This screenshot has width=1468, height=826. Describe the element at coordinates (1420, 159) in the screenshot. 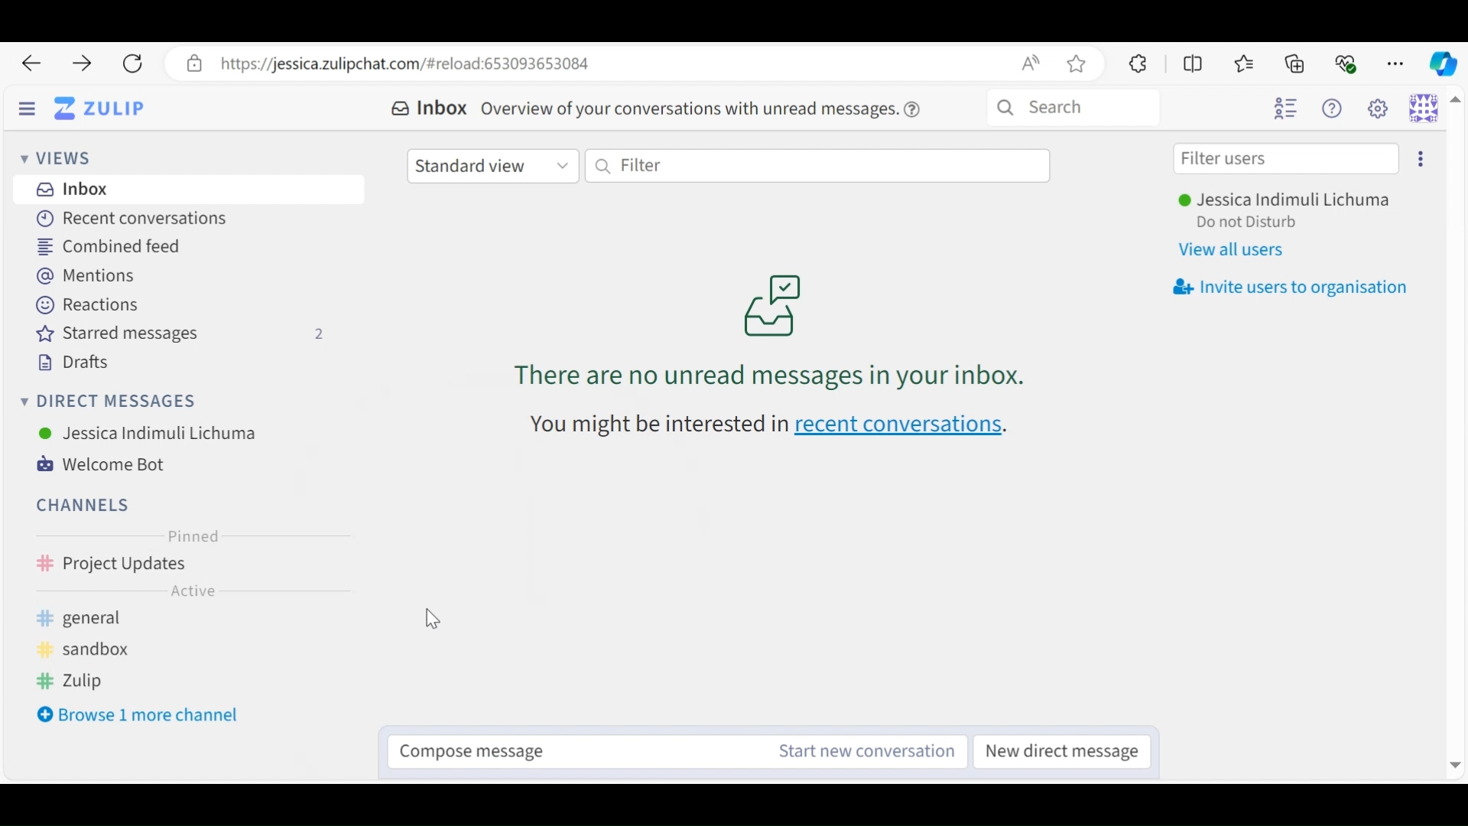

I see `Invite users to organisation` at that location.